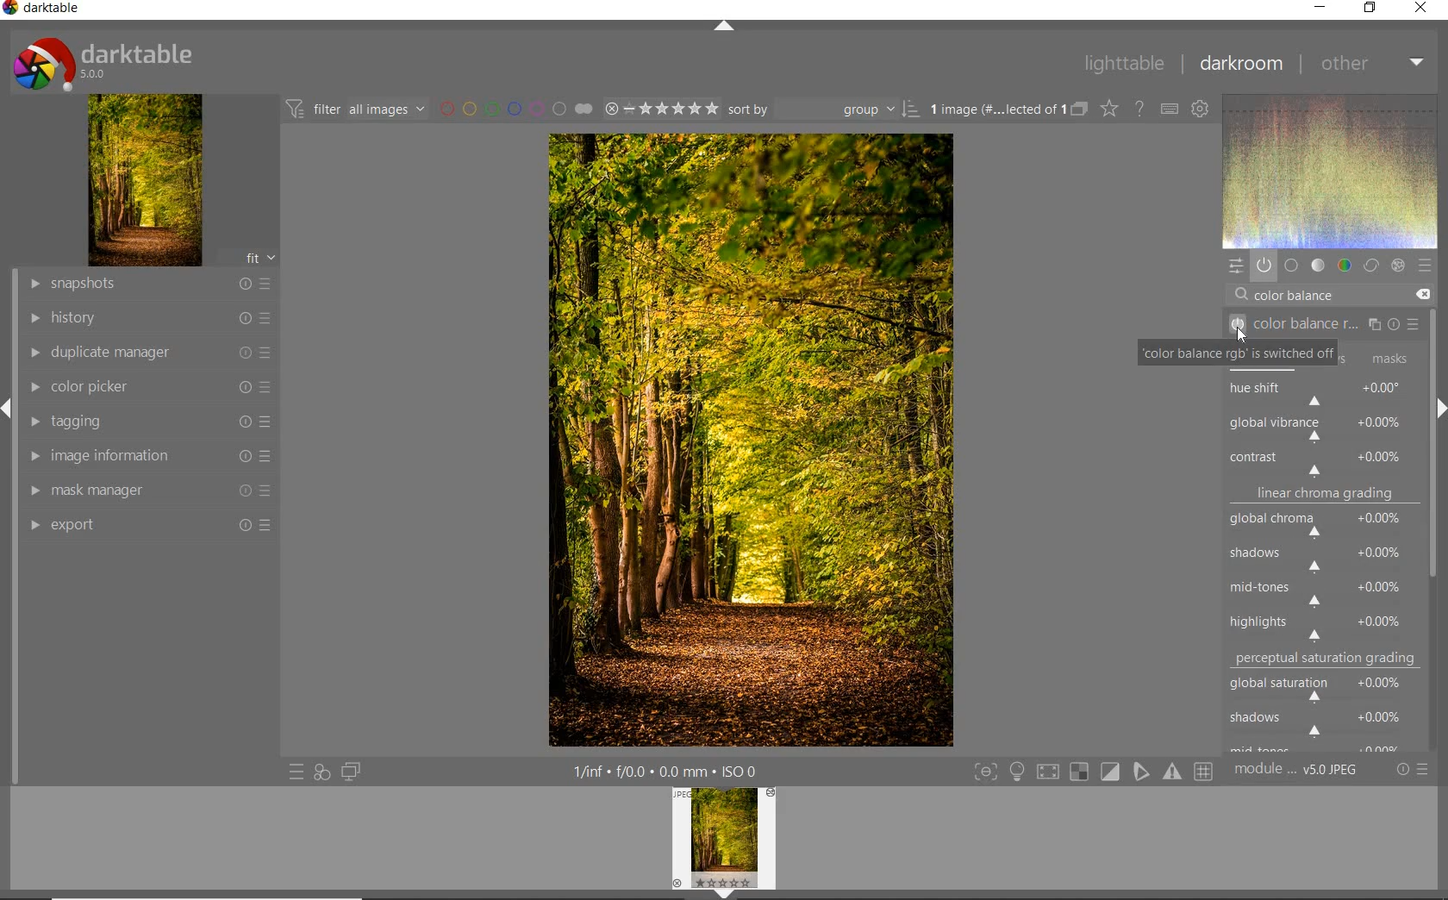  Describe the element at coordinates (1325, 686) in the screenshot. I see `global saturation` at that location.